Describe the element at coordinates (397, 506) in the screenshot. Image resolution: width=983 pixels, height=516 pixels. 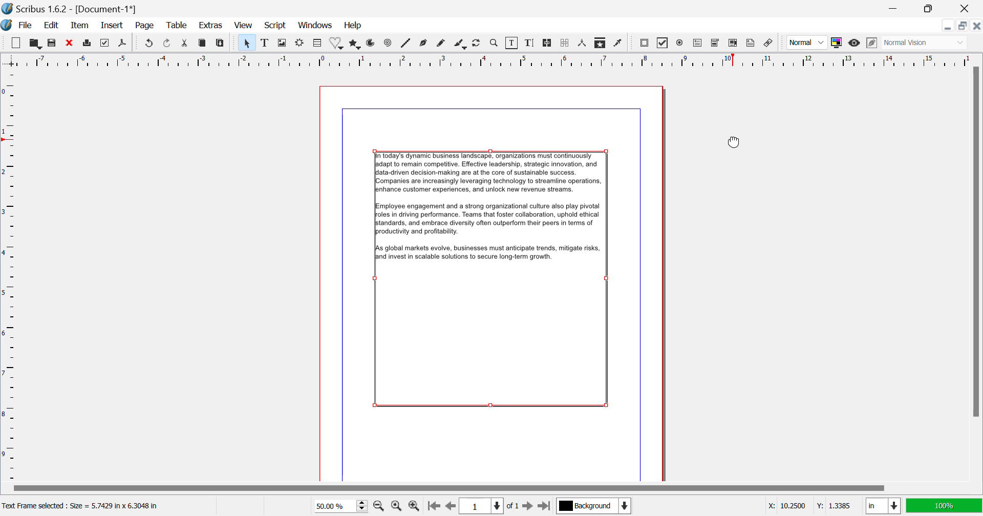
I see `Zoom to 100%` at that location.